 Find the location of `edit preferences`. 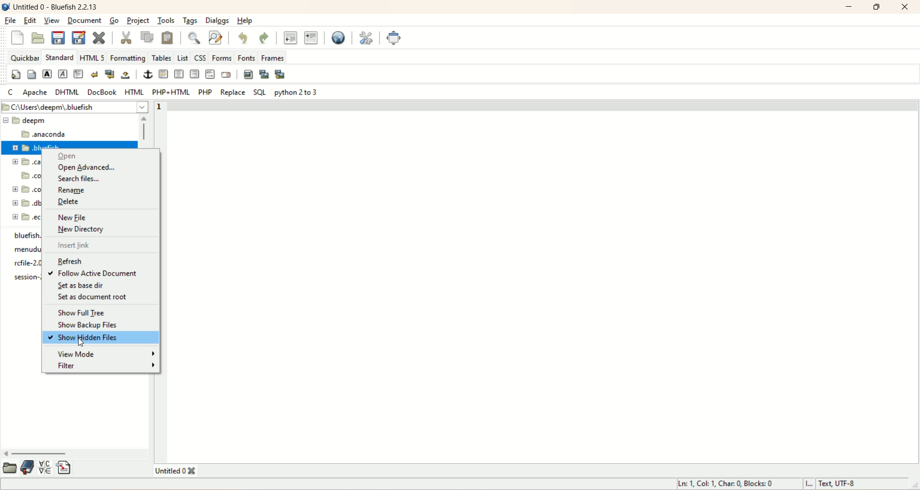

edit preferences is located at coordinates (369, 38).